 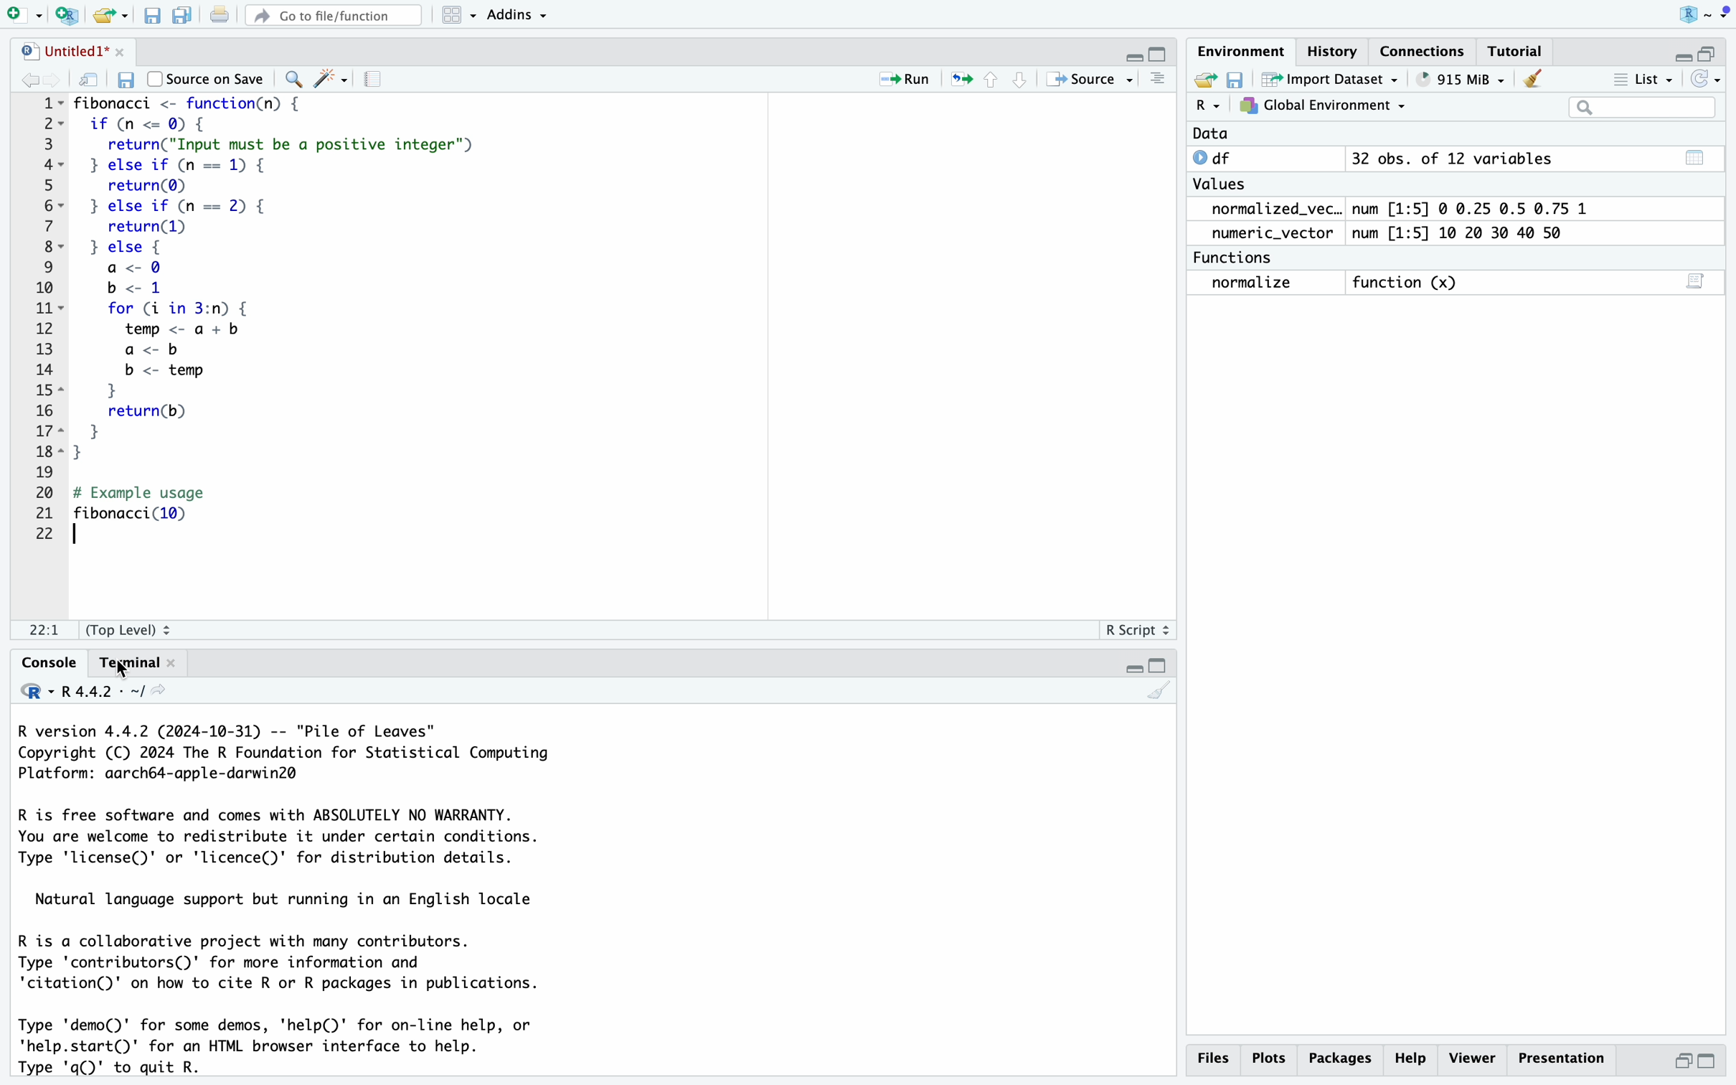 What do you see at coordinates (1160, 663) in the screenshot?
I see `maximize` at bounding box center [1160, 663].